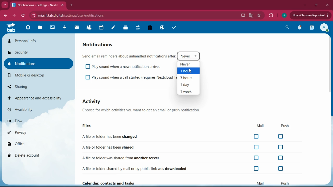 The image size is (333, 187). What do you see at coordinates (189, 56) in the screenshot?
I see `never` at bounding box center [189, 56].